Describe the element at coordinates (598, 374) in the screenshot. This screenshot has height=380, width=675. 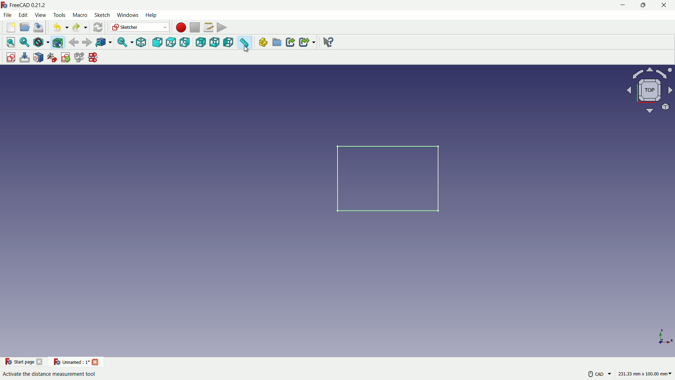
I see `more settings` at that location.